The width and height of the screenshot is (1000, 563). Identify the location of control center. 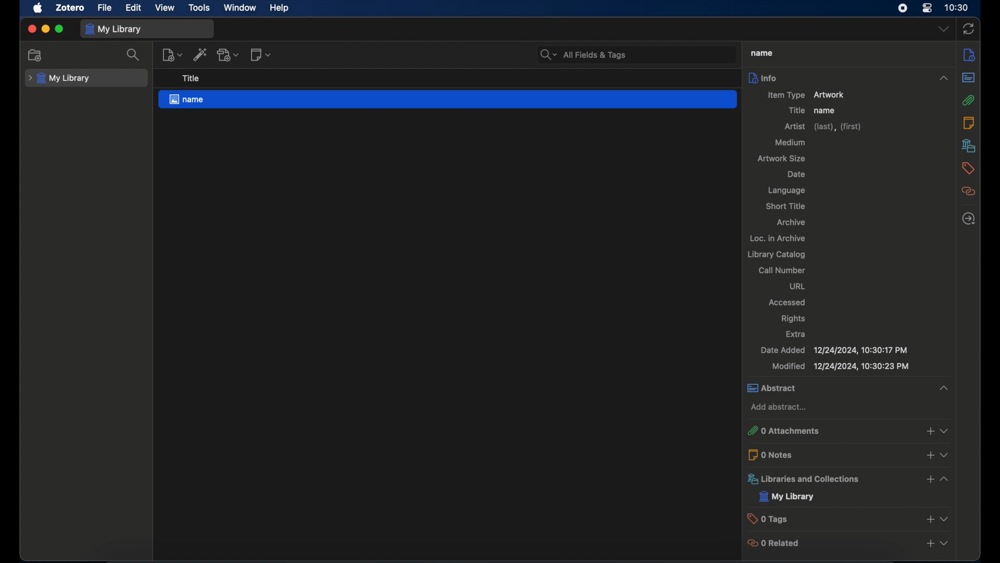
(927, 8).